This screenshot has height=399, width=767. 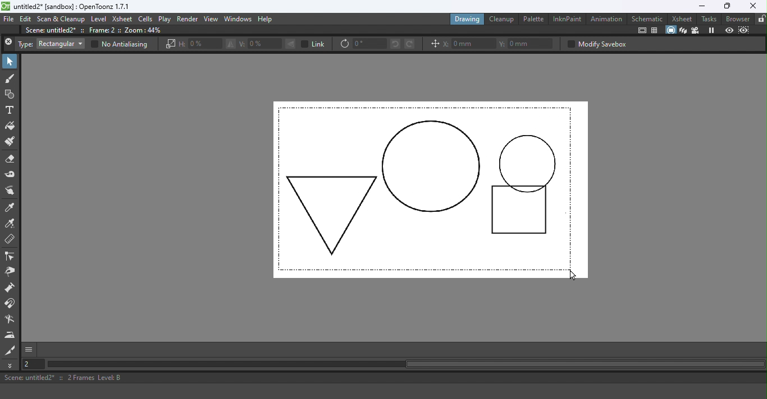 What do you see at coordinates (10, 289) in the screenshot?
I see `Pump tool` at bounding box center [10, 289].